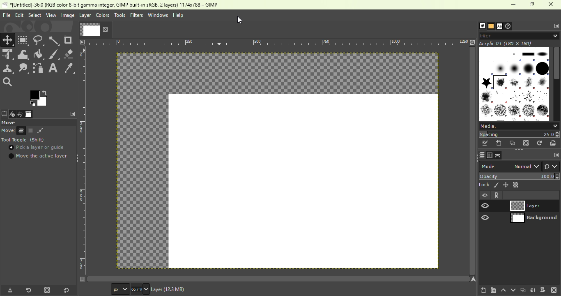 This screenshot has width=561, height=296. Describe the element at coordinates (39, 39) in the screenshot. I see `Free select tool` at that location.